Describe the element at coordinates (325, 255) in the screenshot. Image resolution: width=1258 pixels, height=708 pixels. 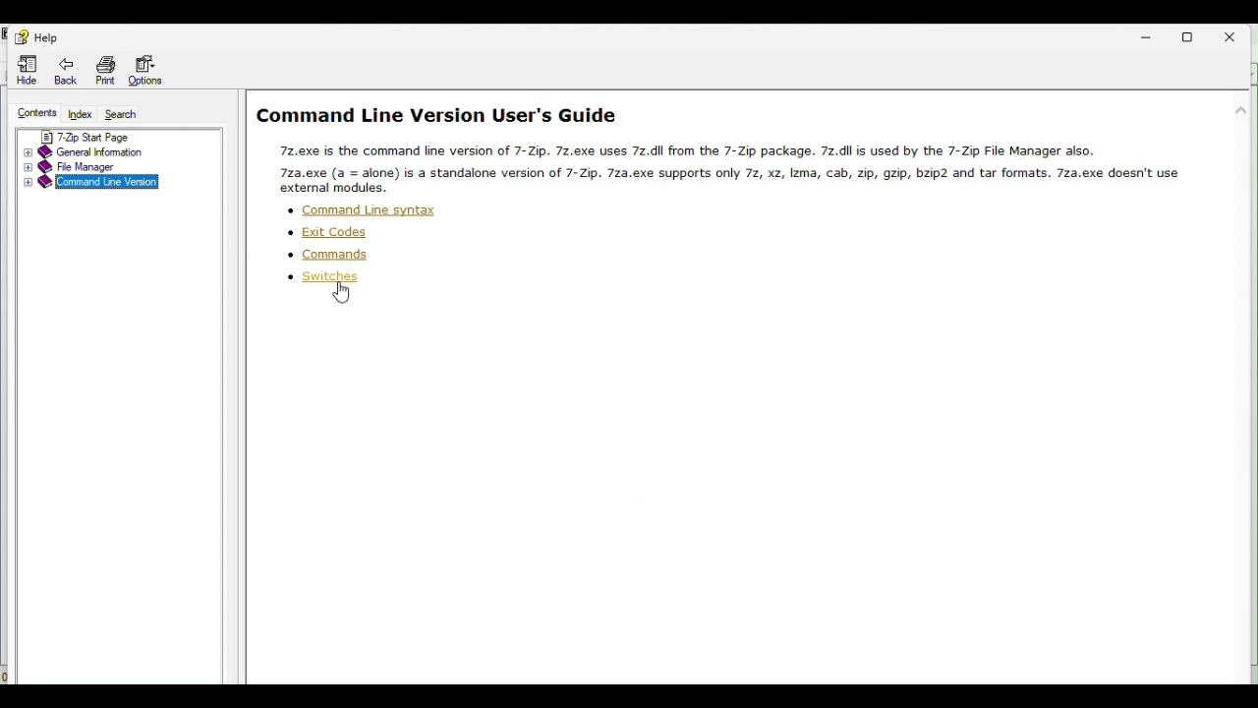
I see `commands` at that location.